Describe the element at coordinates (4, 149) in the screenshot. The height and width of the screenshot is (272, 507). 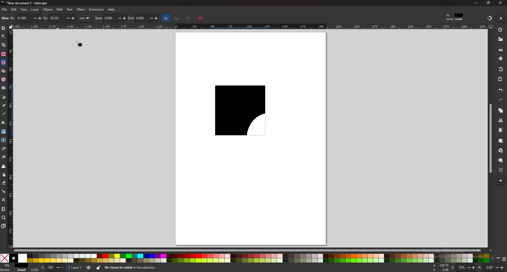
I see `dropper` at that location.